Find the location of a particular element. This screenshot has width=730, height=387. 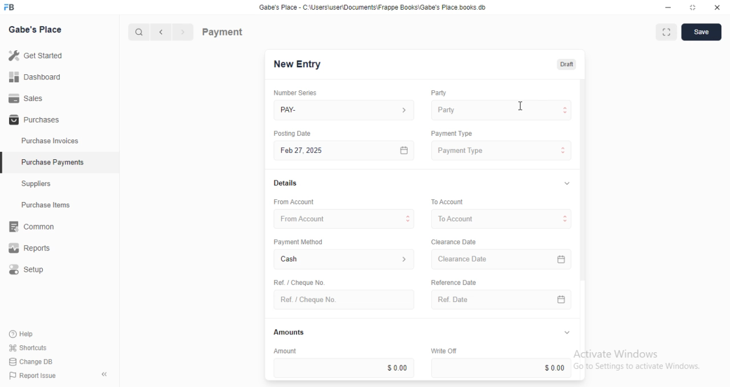

cursor is located at coordinates (522, 105).